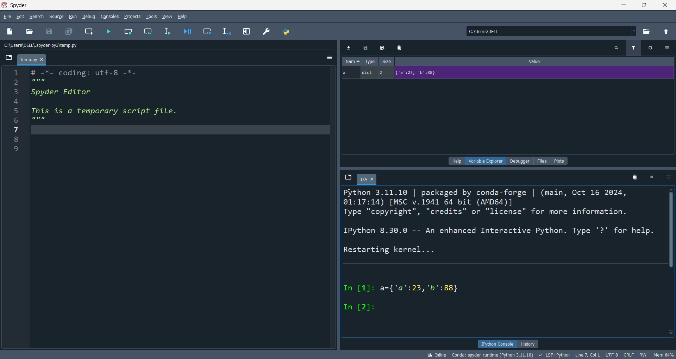 The height and width of the screenshot is (359, 676). Describe the element at coordinates (664, 6) in the screenshot. I see `close` at that location.